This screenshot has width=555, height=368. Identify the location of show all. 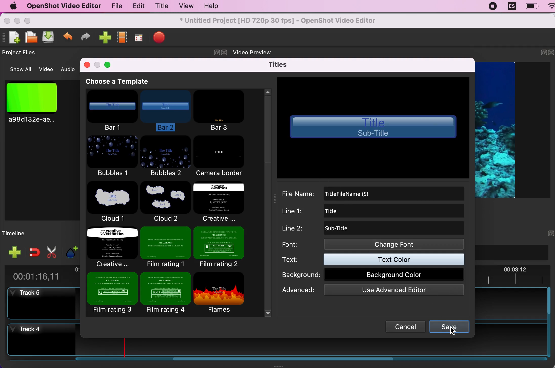
(18, 70).